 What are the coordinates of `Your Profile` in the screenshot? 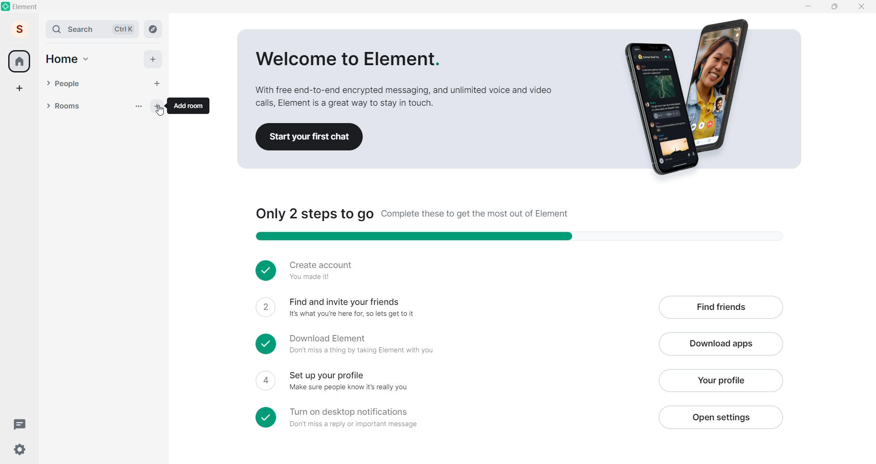 It's located at (720, 381).